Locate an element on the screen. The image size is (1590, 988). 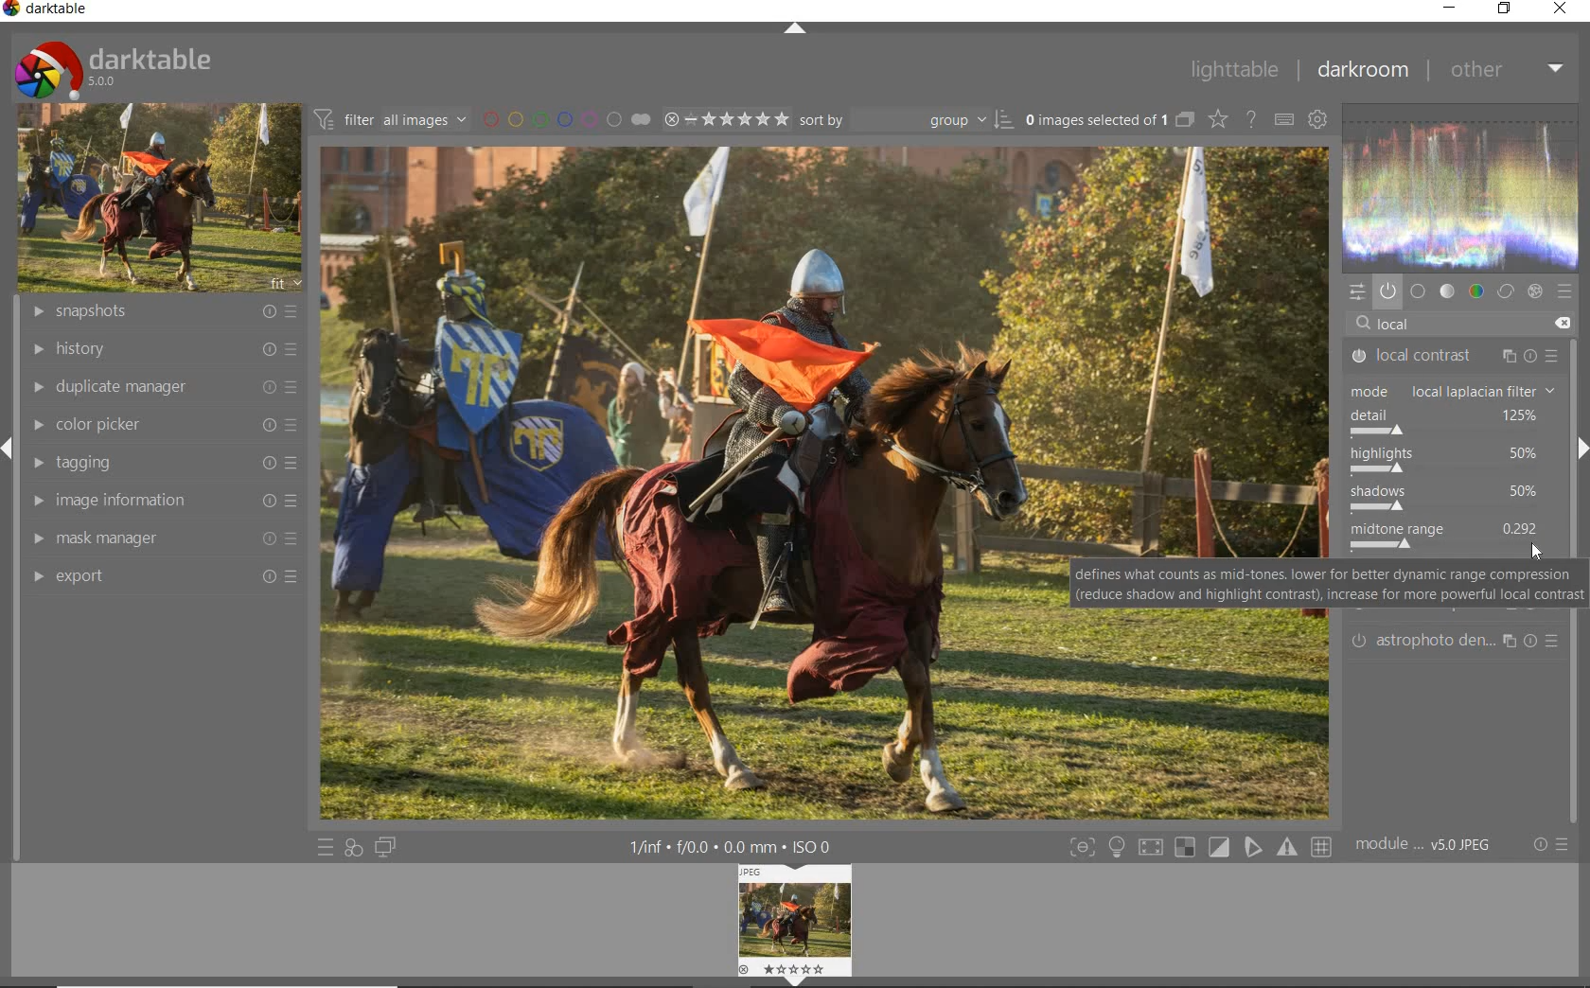
presets is located at coordinates (1564, 292).